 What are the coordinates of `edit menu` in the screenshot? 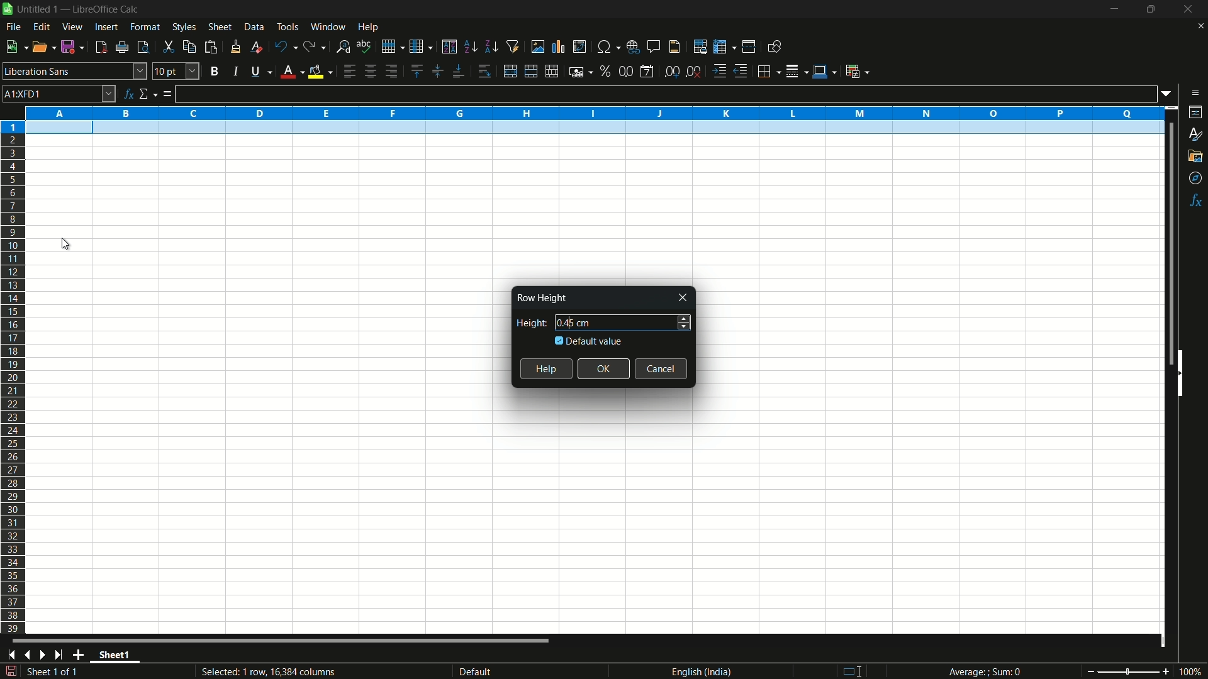 It's located at (42, 26).